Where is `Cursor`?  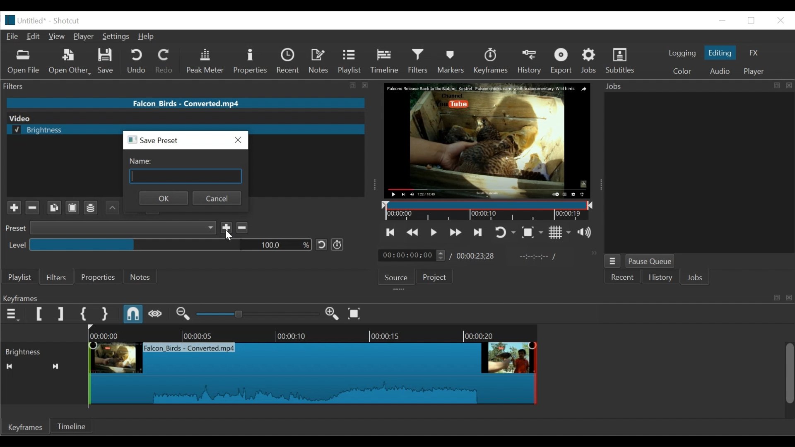
Cursor is located at coordinates (419, 70).